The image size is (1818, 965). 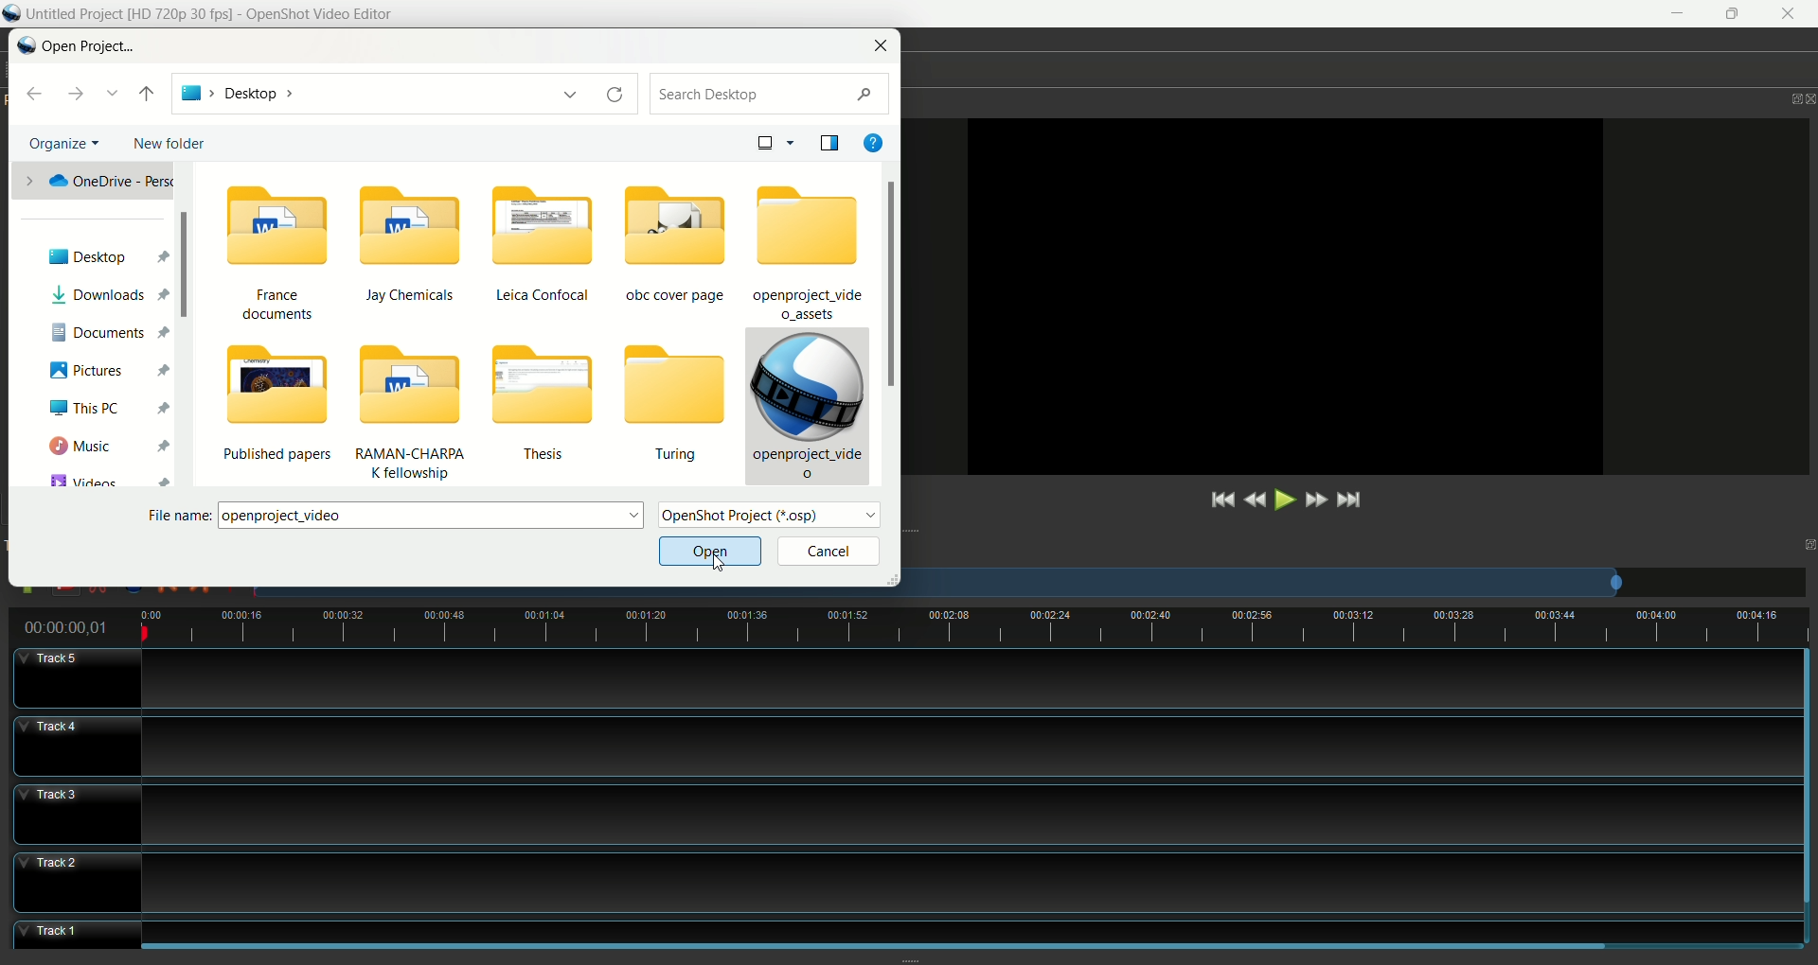 I want to click on France
documents, so click(x=270, y=258).